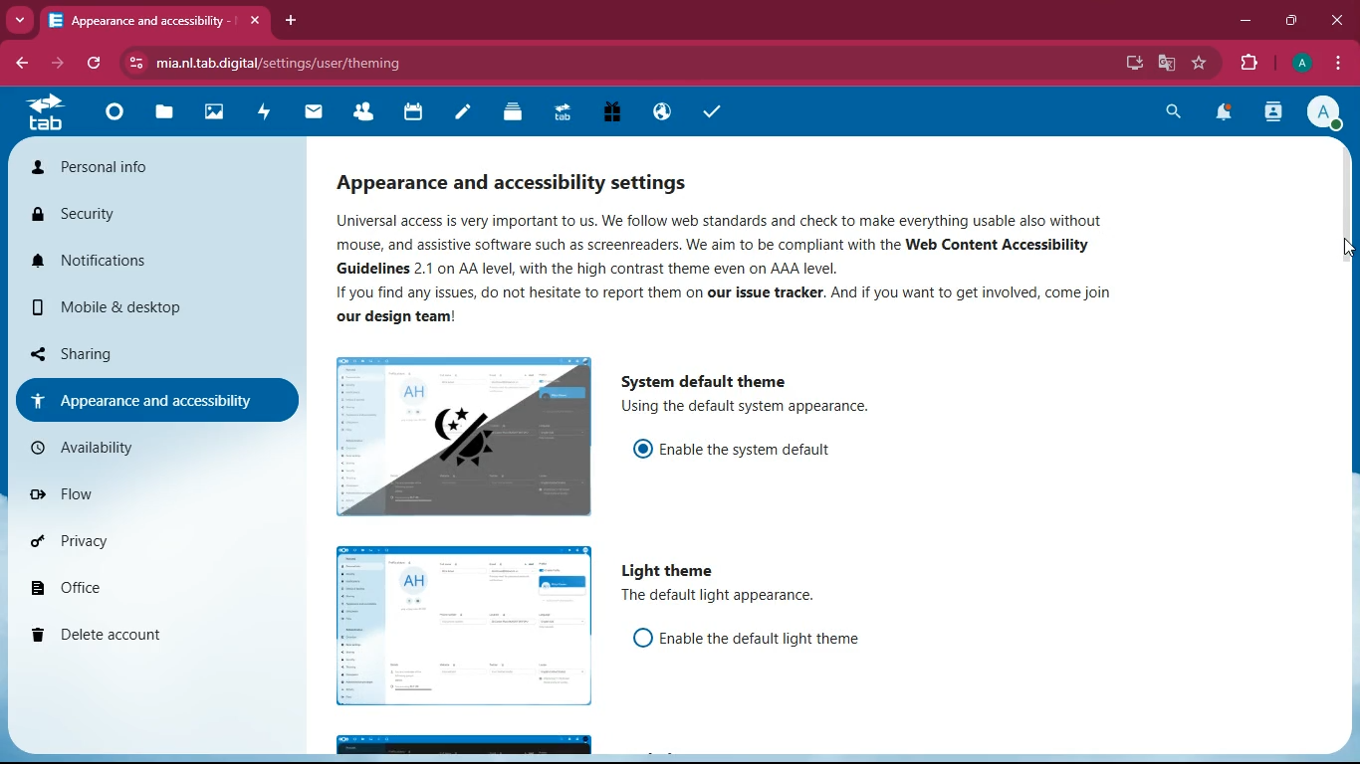 Image resolution: width=1360 pixels, height=764 pixels. Describe the element at coordinates (154, 452) in the screenshot. I see `availiability` at that location.